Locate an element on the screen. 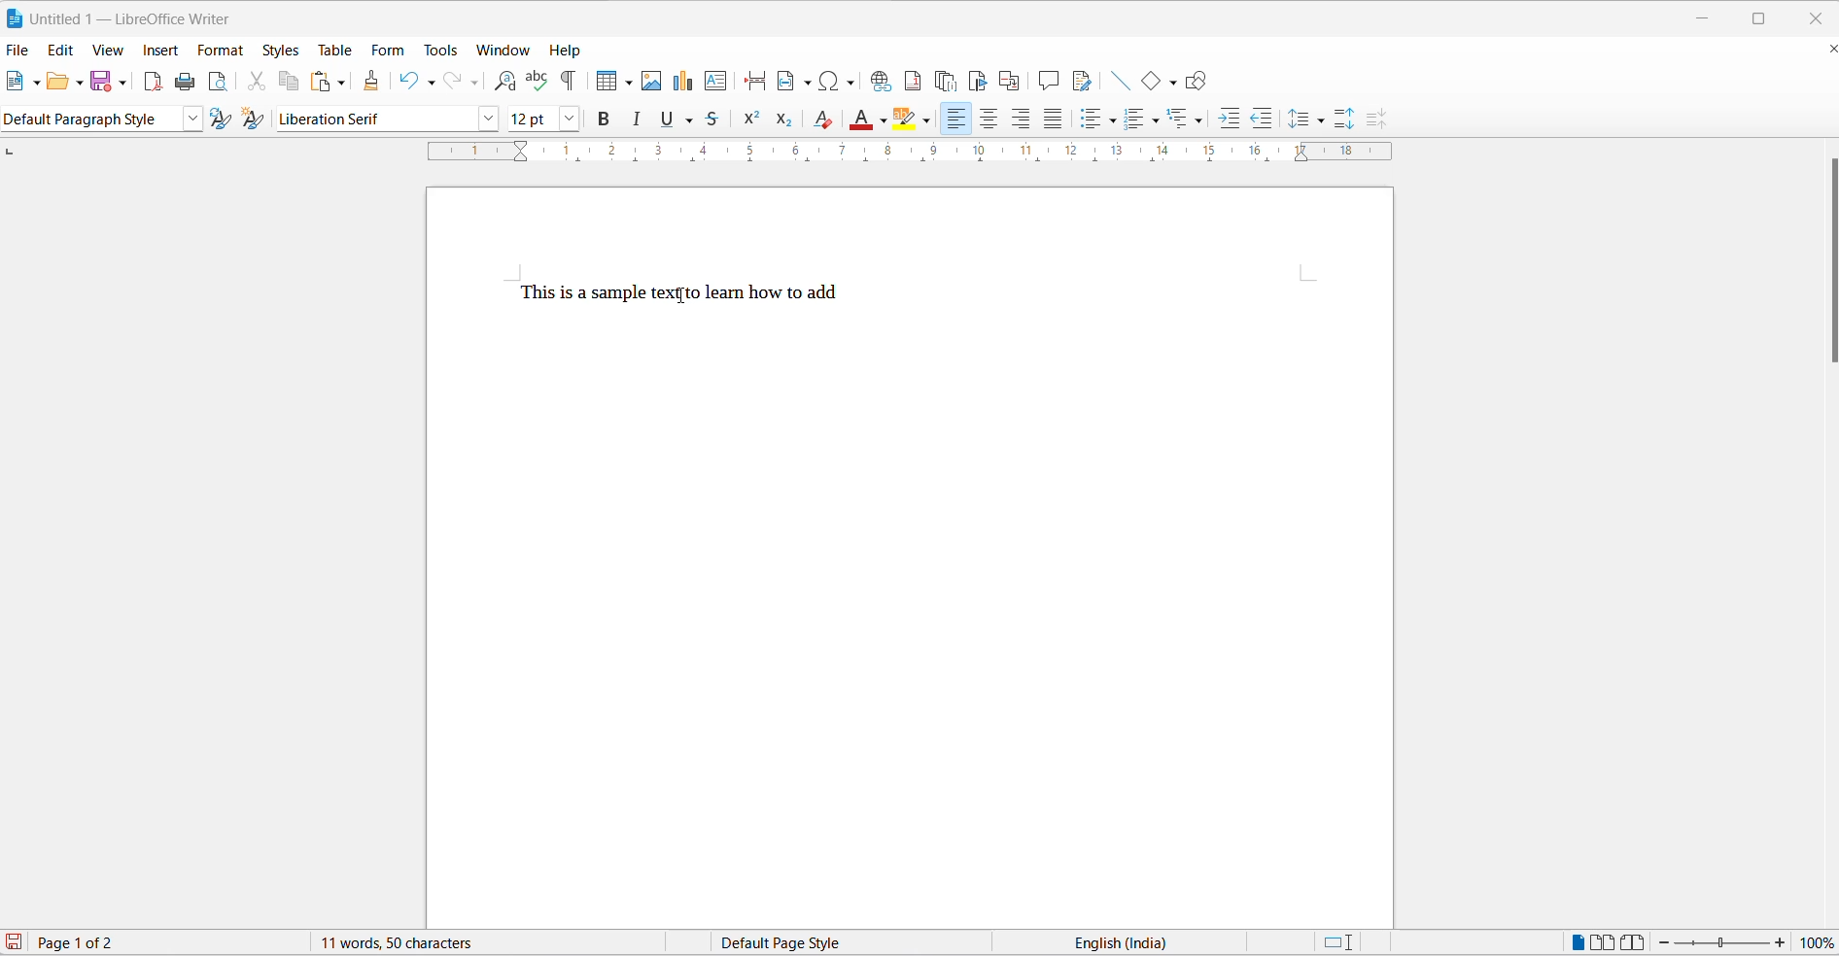  toggle ordered list options is located at coordinates (1162, 119).